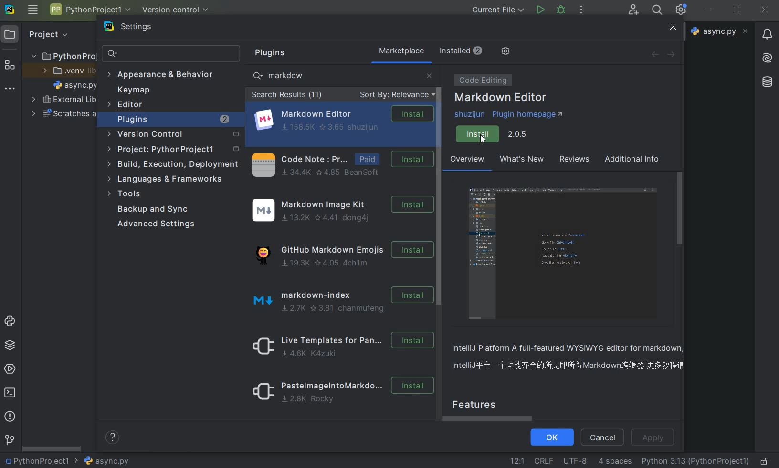 The height and width of the screenshot is (468, 779). I want to click on manage repositories and more, so click(505, 51).